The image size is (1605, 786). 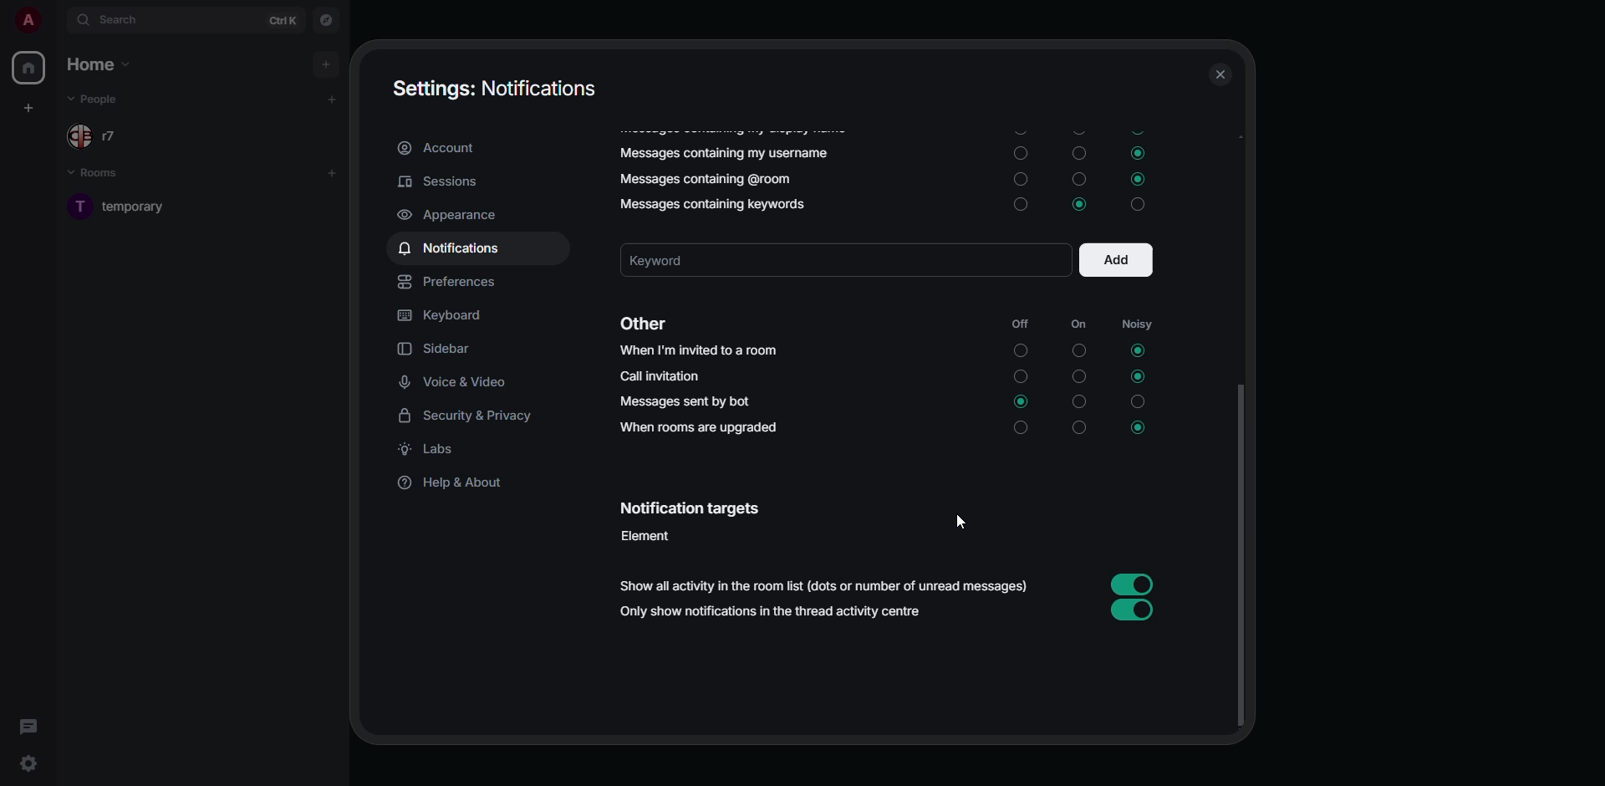 What do you see at coordinates (55, 21) in the screenshot?
I see `expand` at bounding box center [55, 21].